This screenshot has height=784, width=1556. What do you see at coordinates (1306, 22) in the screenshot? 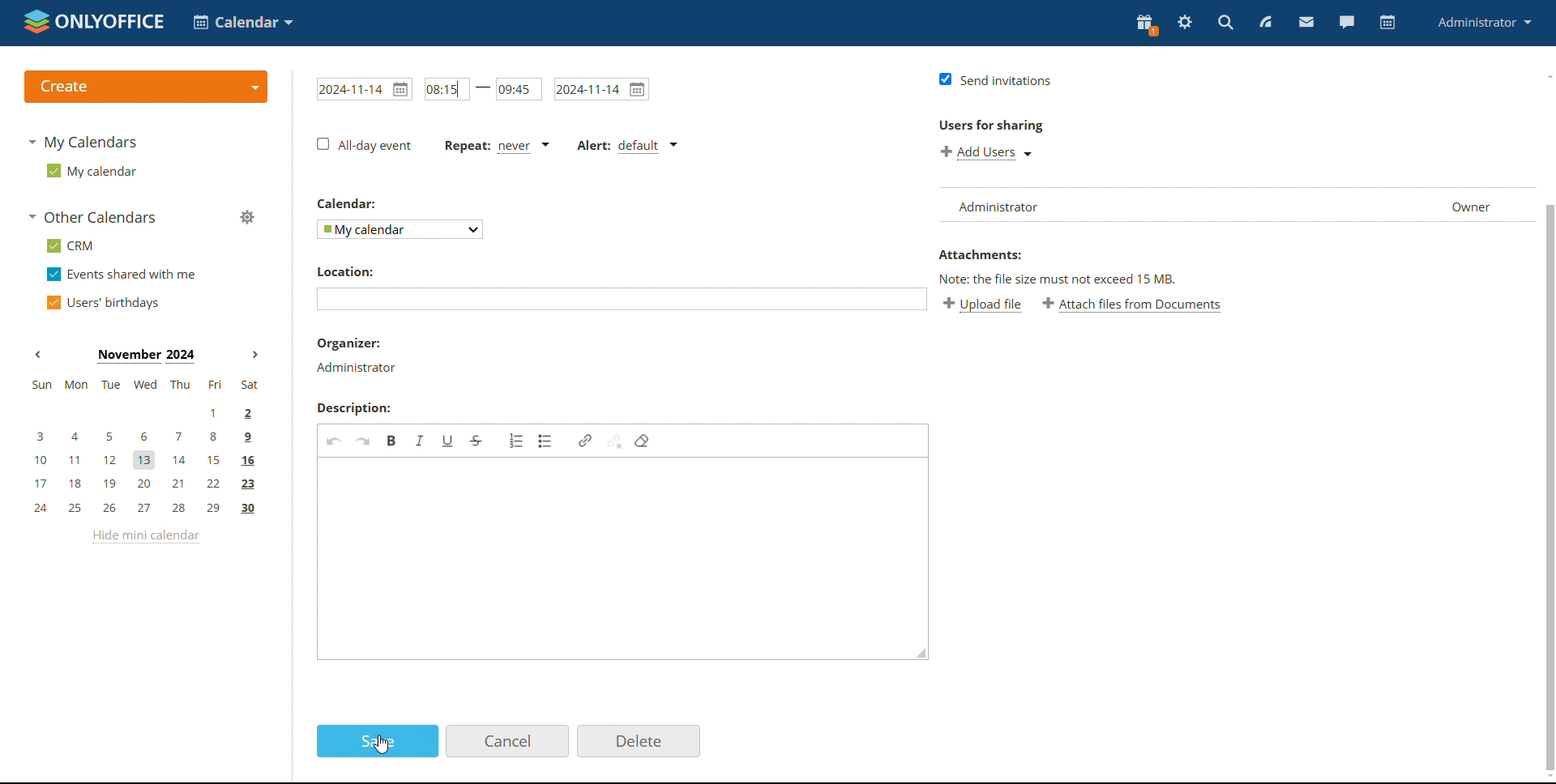
I see `mail` at bounding box center [1306, 22].